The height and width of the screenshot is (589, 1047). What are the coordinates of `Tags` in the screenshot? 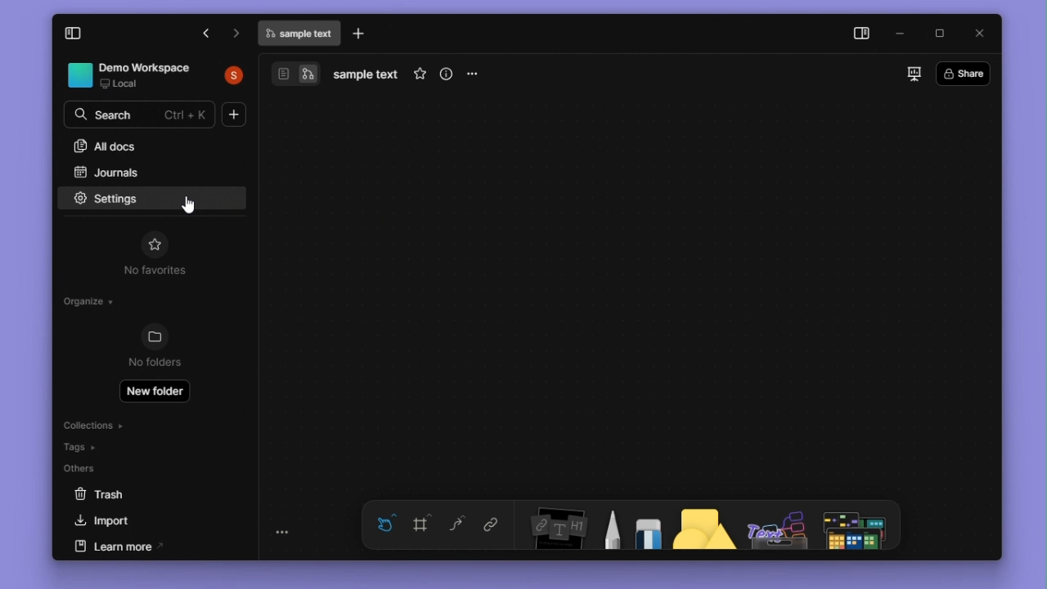 It's located at (123, 447).